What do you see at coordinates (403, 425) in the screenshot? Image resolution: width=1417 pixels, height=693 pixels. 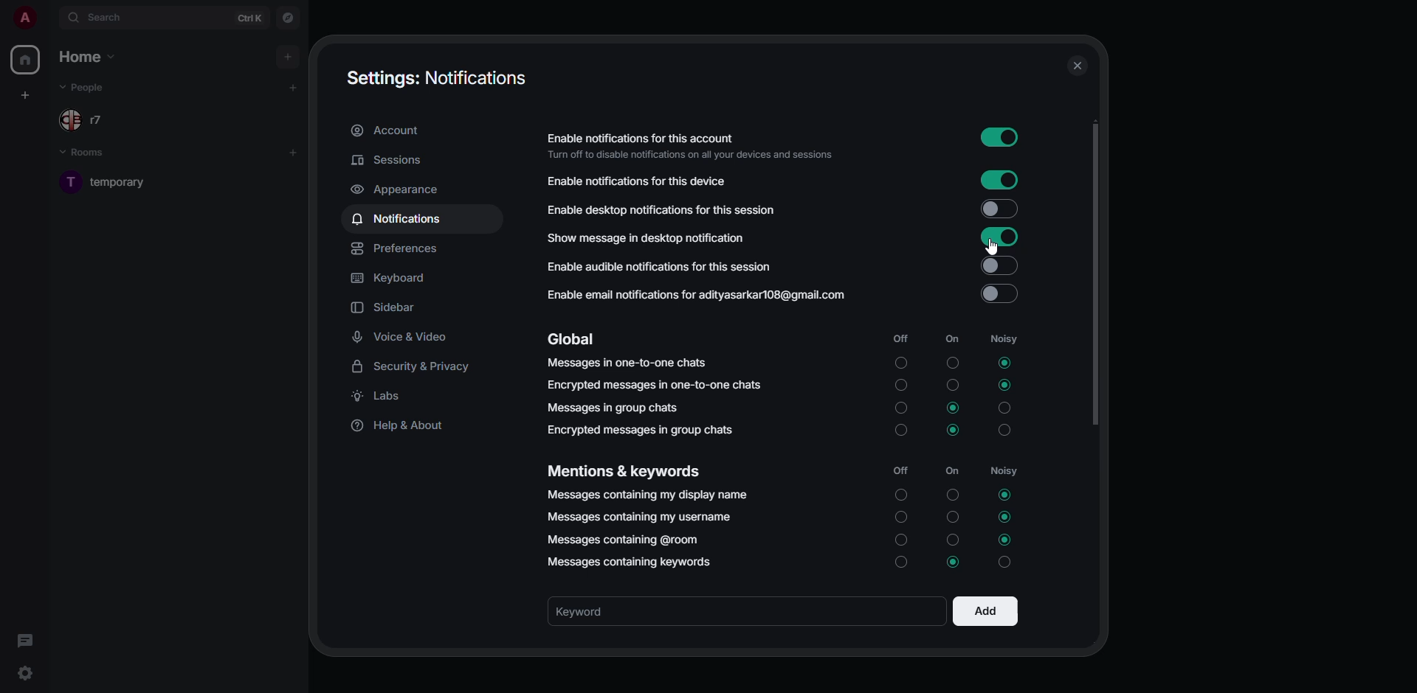 I see `help & about` at bounding box center [403, 425].